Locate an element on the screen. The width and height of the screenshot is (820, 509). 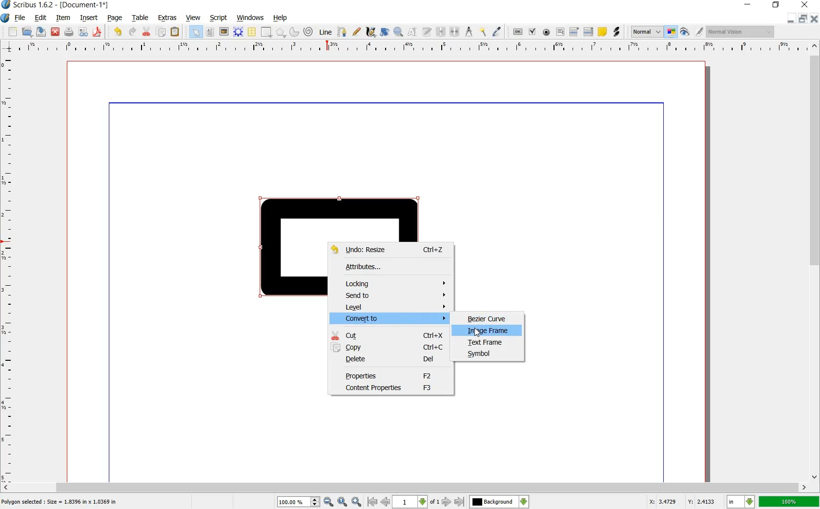
save is located at coordinates (41, 33).